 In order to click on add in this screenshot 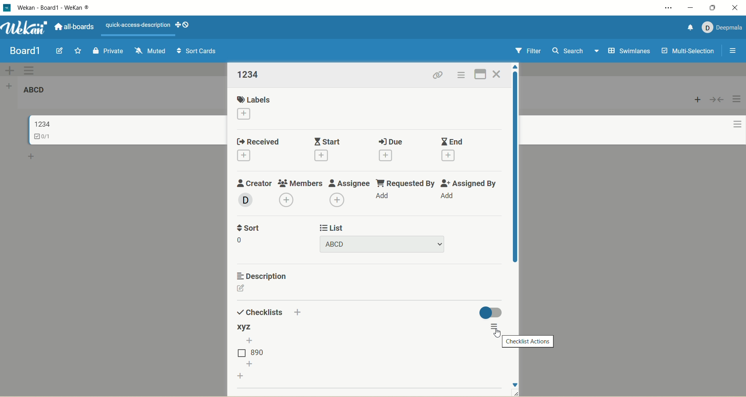, I will do `click(450, 156)`.